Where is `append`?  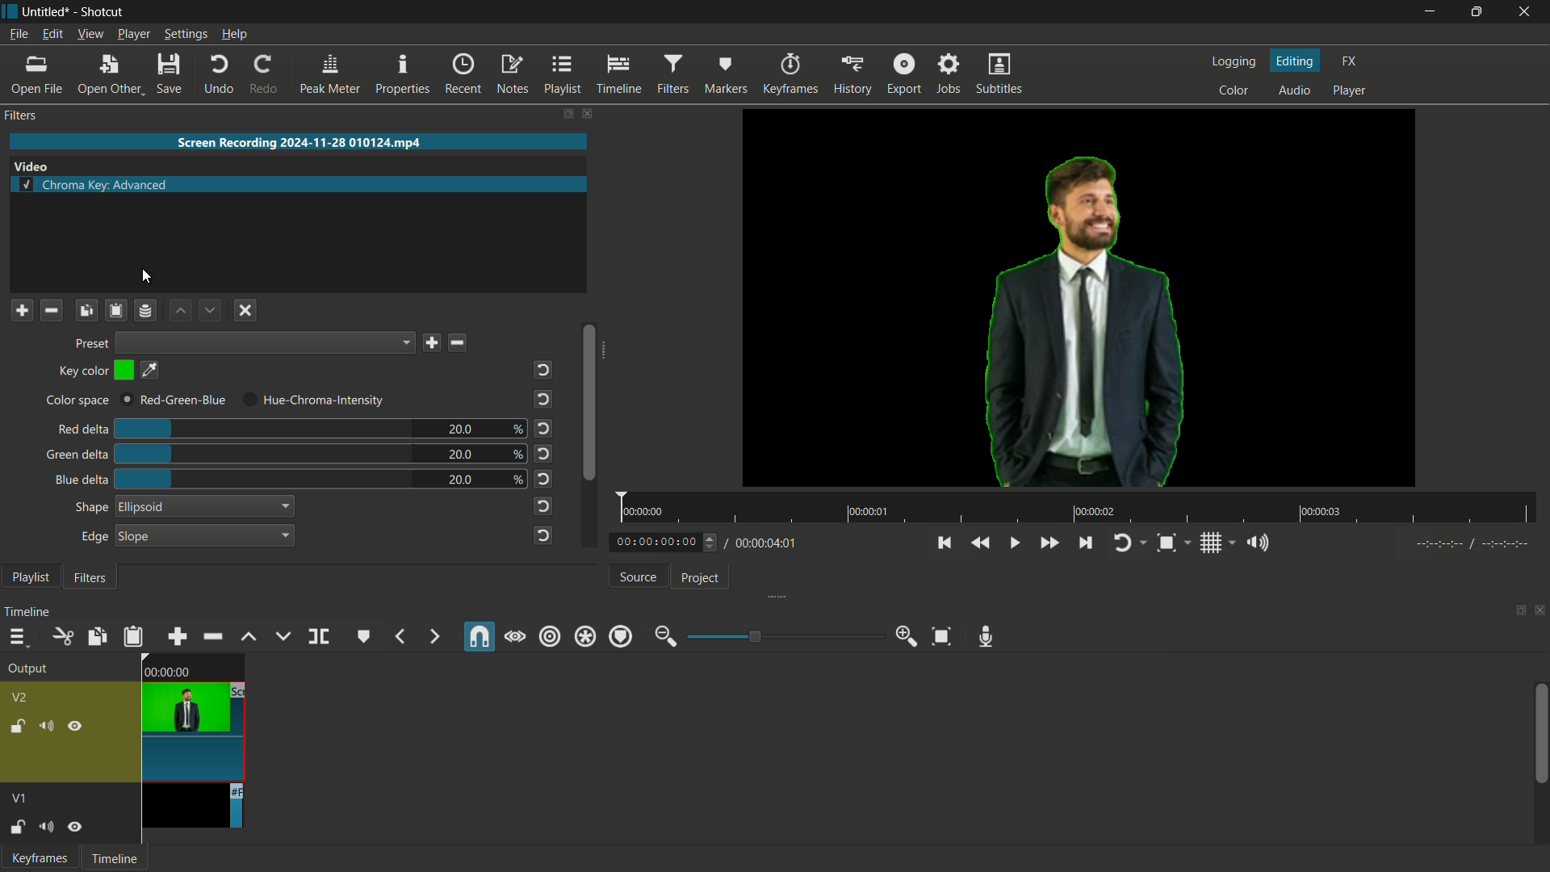
append is located at coordinates (178, 636).